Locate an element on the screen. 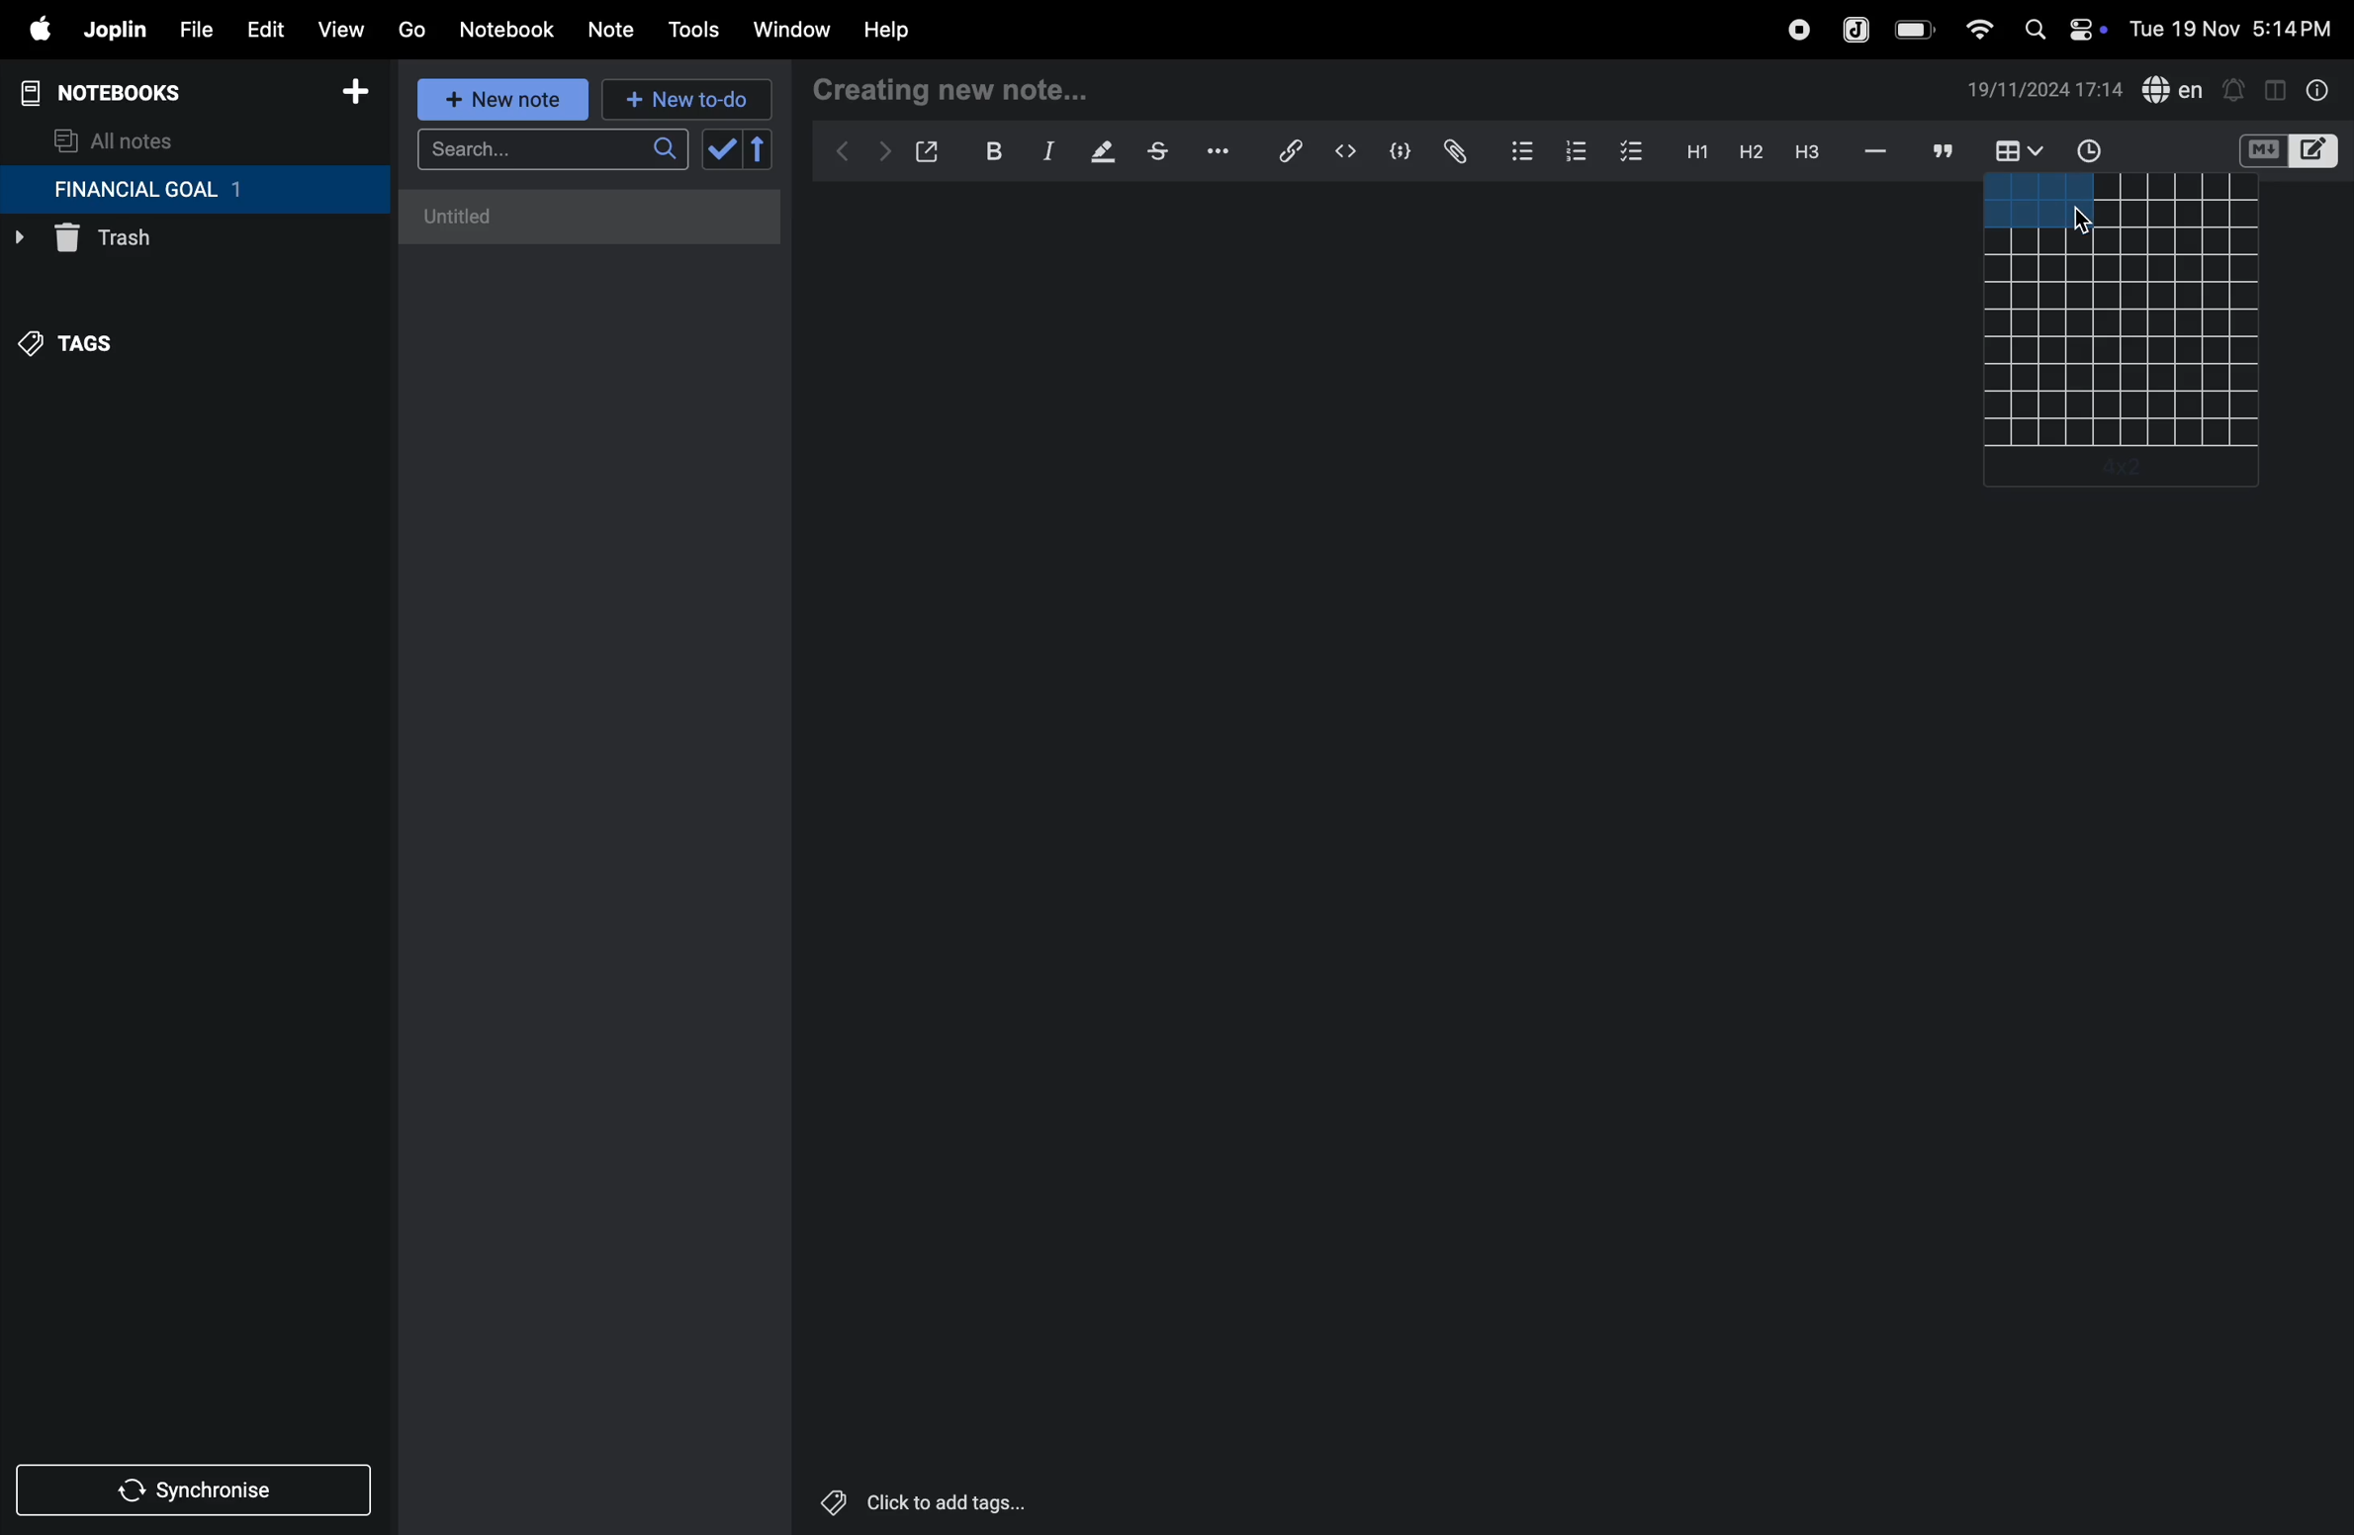 This screenshot has width=2354, height=1535. trash is located at coordinates (153, 243).